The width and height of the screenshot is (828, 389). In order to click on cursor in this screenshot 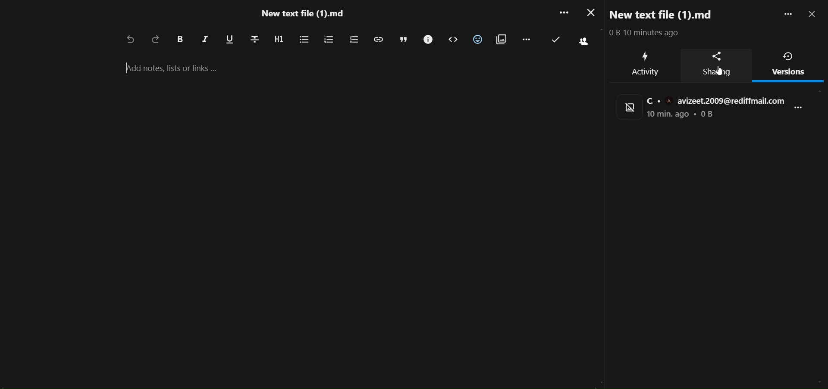, I will do `click(721, 71)`.